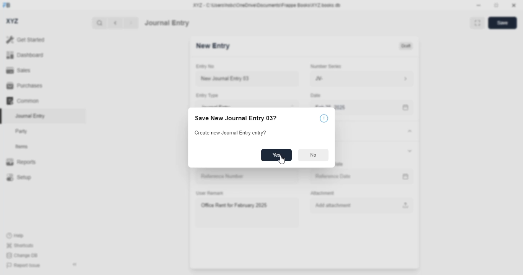  Describe the element at coordinates (407, 79) in the screenshot. I see `number series information` at that location.